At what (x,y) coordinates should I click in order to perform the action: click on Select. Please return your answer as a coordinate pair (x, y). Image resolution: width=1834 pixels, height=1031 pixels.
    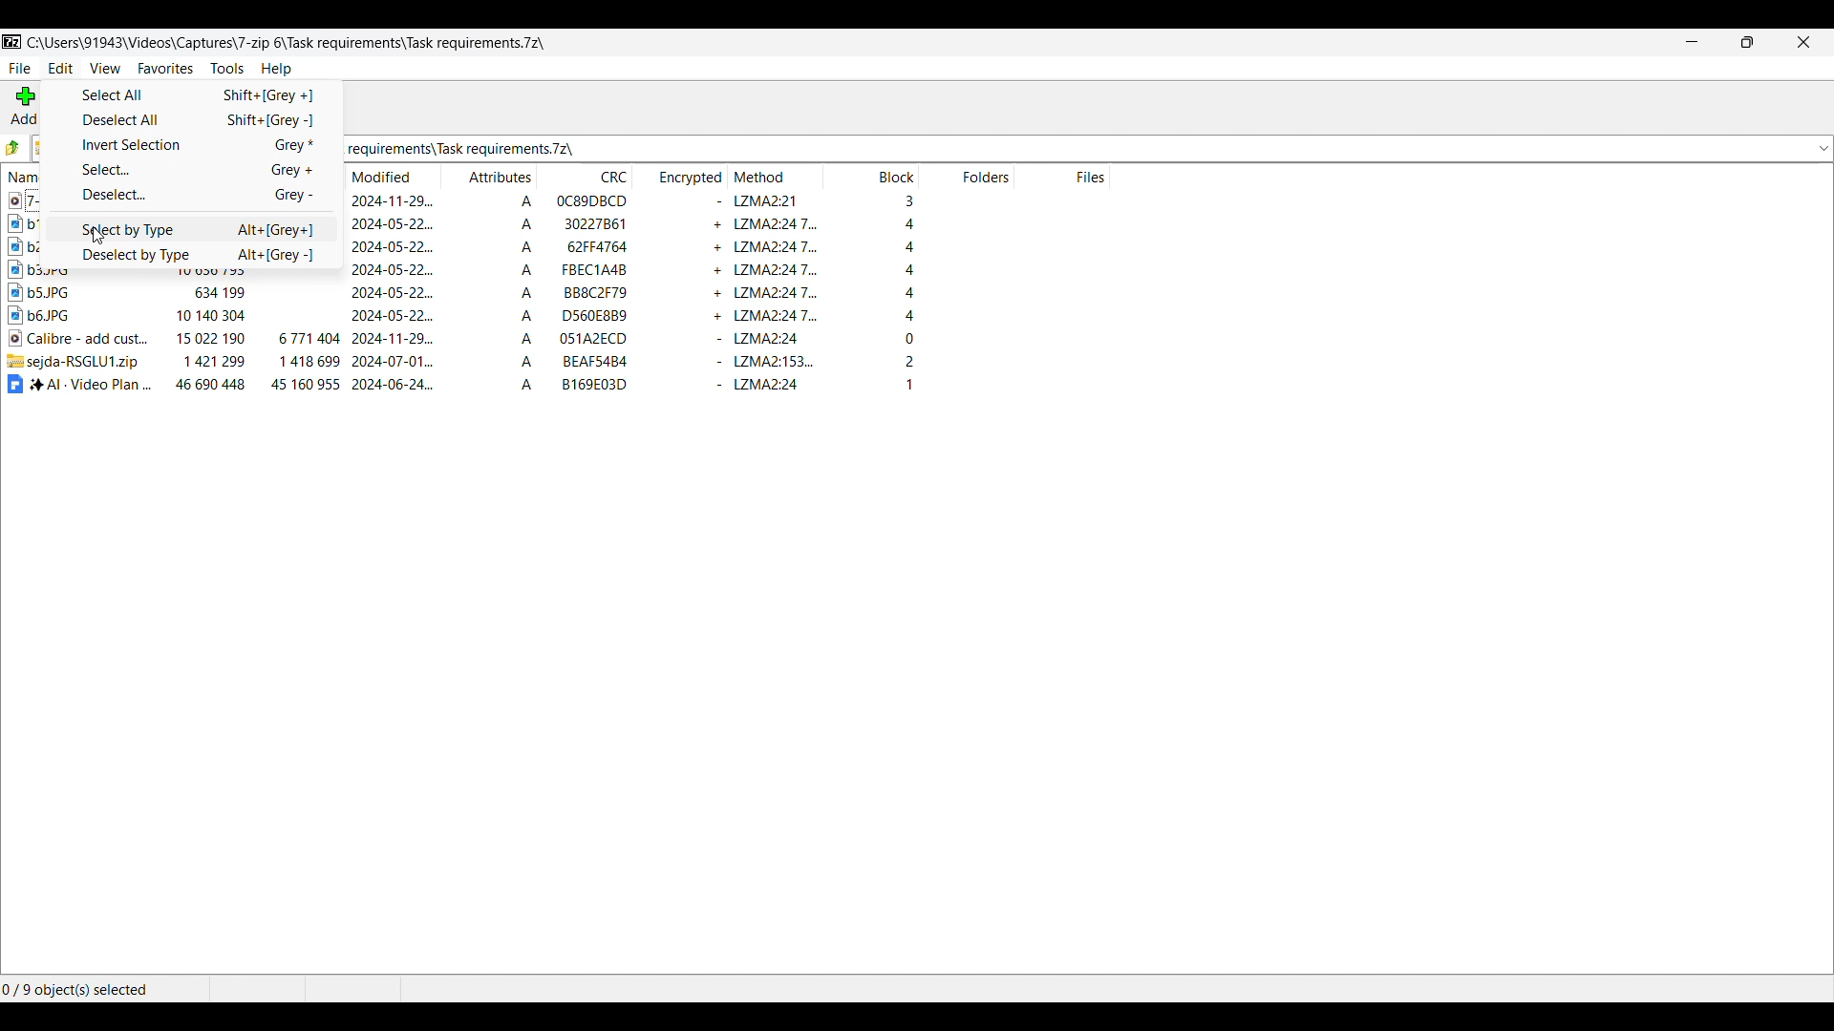
    Looking at the image, I should click on (193, 170).